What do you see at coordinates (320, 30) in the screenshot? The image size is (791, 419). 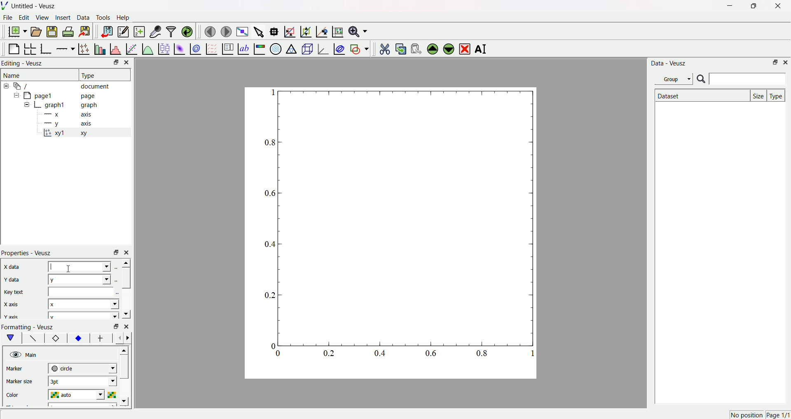 I see `recenter the graph axes` at bounding box center [320, 30].